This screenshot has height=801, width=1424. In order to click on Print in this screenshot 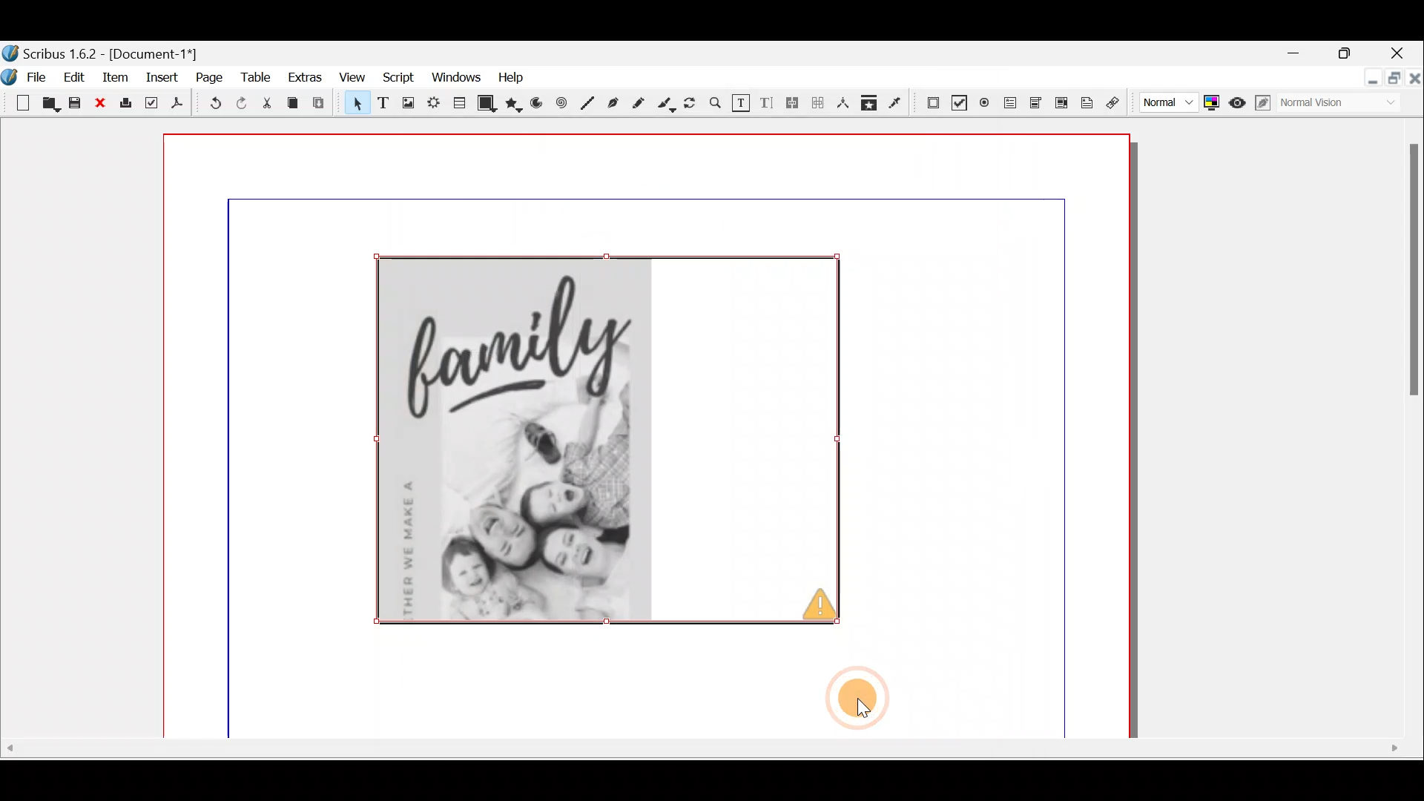, I will do `click(127, 107)`.